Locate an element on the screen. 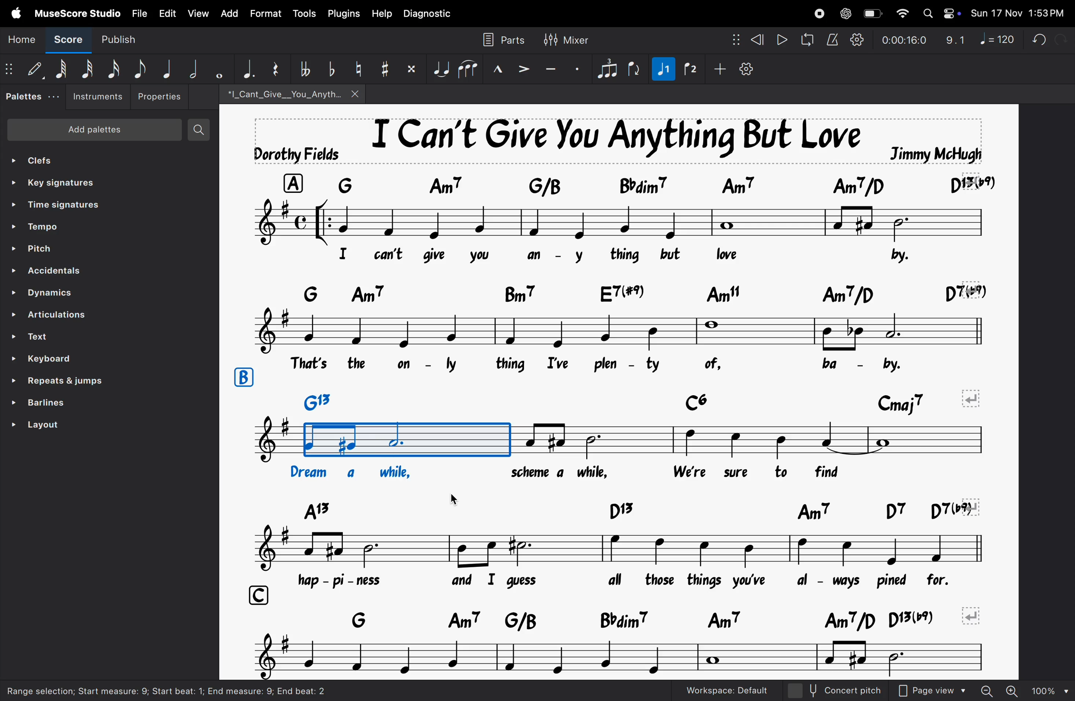 Image resolution: width=1075 pixels, height=701 pixels. concept pitch is located at coordinates (850, 690).